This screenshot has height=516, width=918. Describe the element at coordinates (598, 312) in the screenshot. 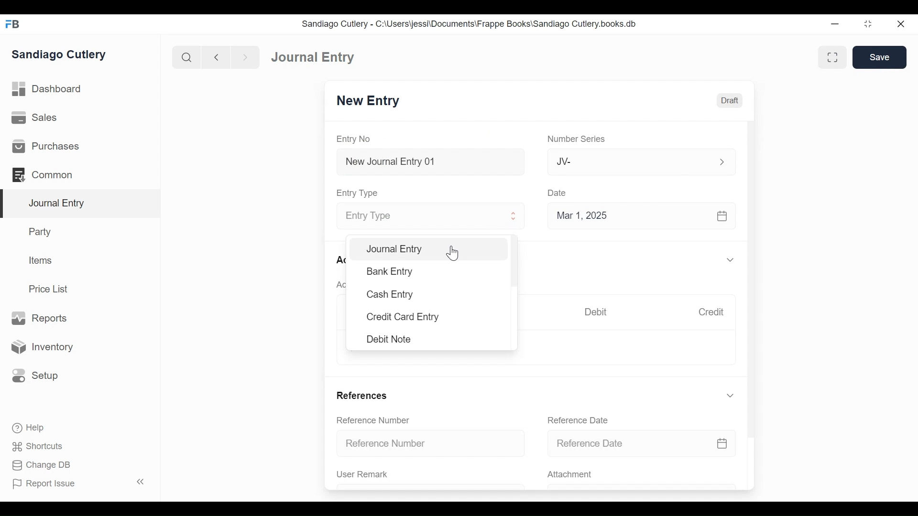

I see `Debit` at that location.